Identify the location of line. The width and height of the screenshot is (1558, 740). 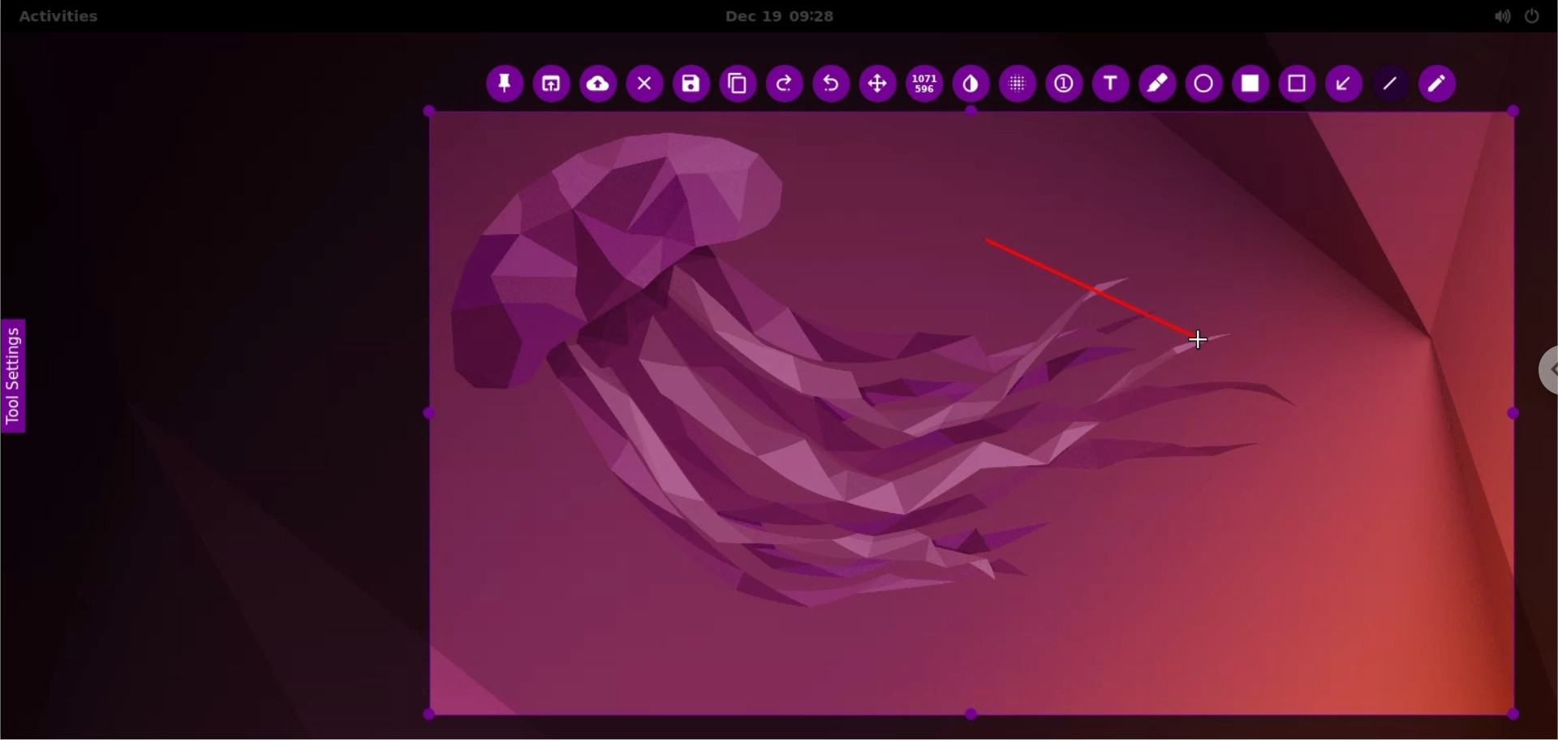
(1388, 84).